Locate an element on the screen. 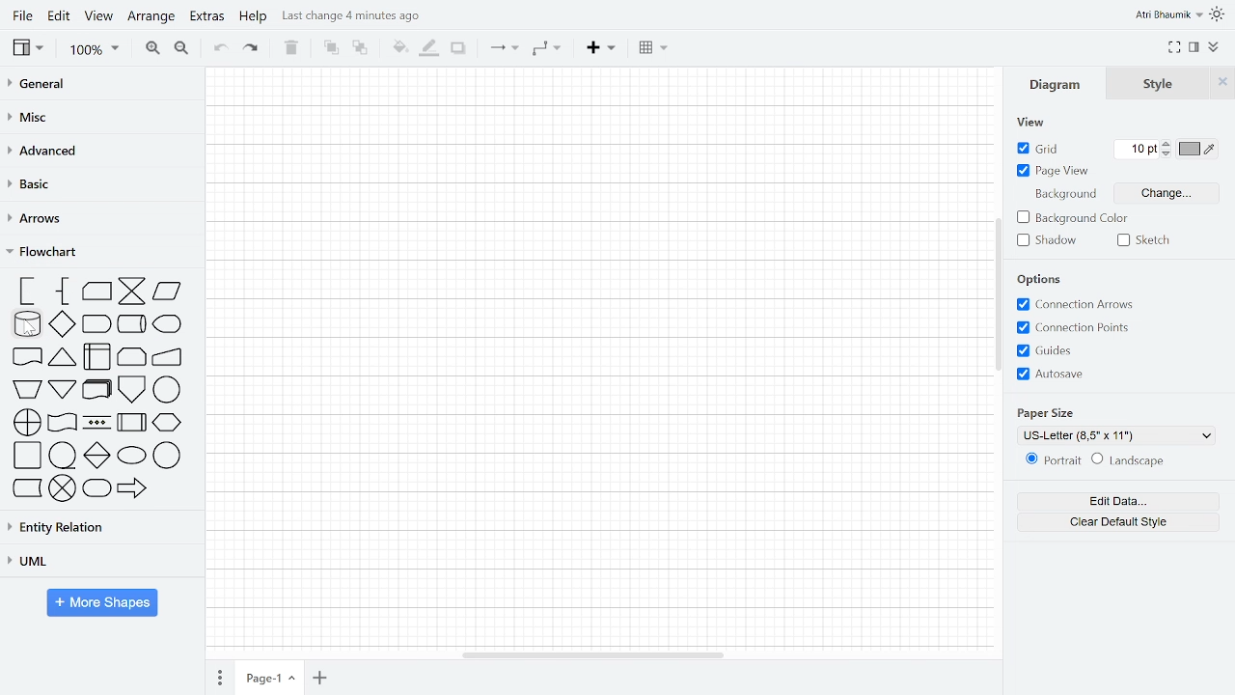 The height and width of the screenshot is (695, 1235). view is located at coordinates (1034, 124).